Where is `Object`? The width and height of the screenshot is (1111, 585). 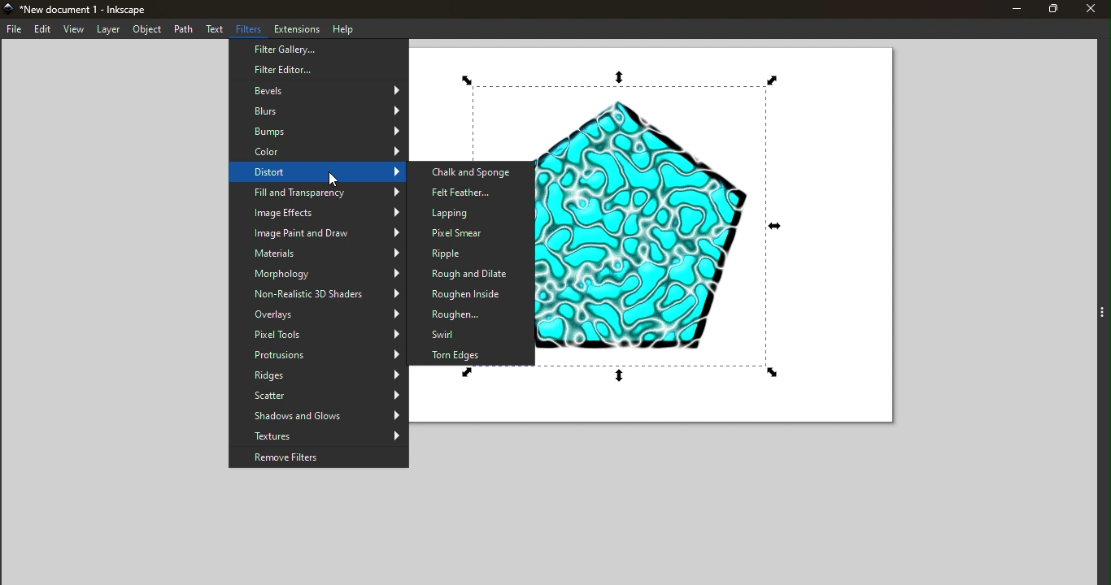 Object is located at coordinates (146, 29).